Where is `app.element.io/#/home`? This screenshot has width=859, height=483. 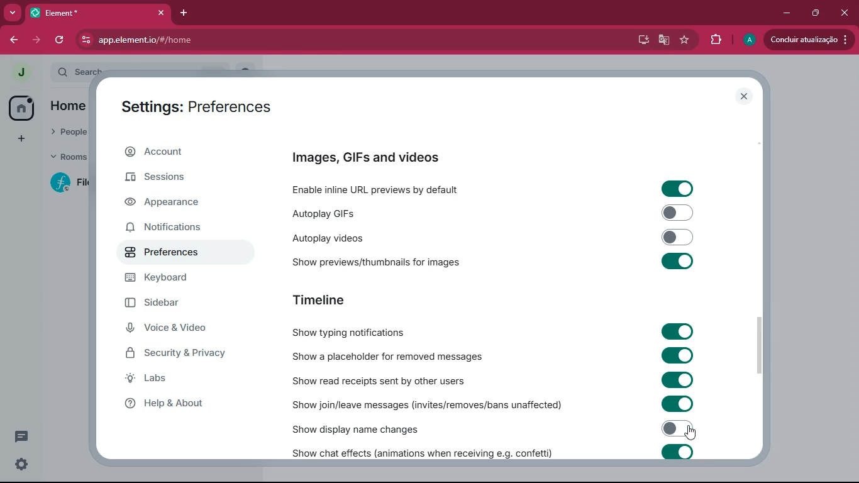
app.element.io/#/home is located at coordinates (223, 41).